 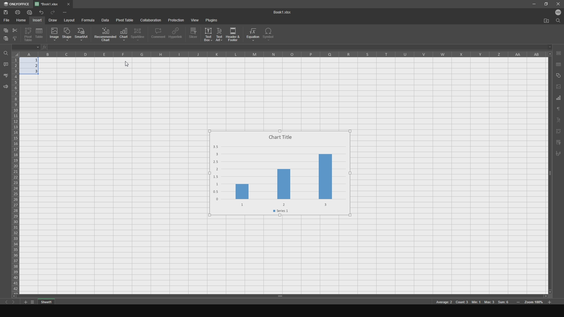 I want to click on home, so click(x=22, y=21).